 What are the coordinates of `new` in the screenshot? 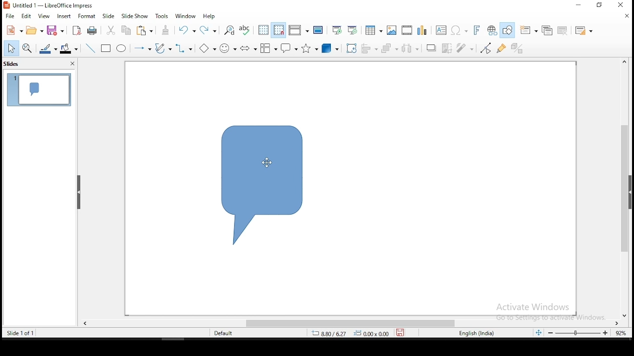 It's located at (13, 30).